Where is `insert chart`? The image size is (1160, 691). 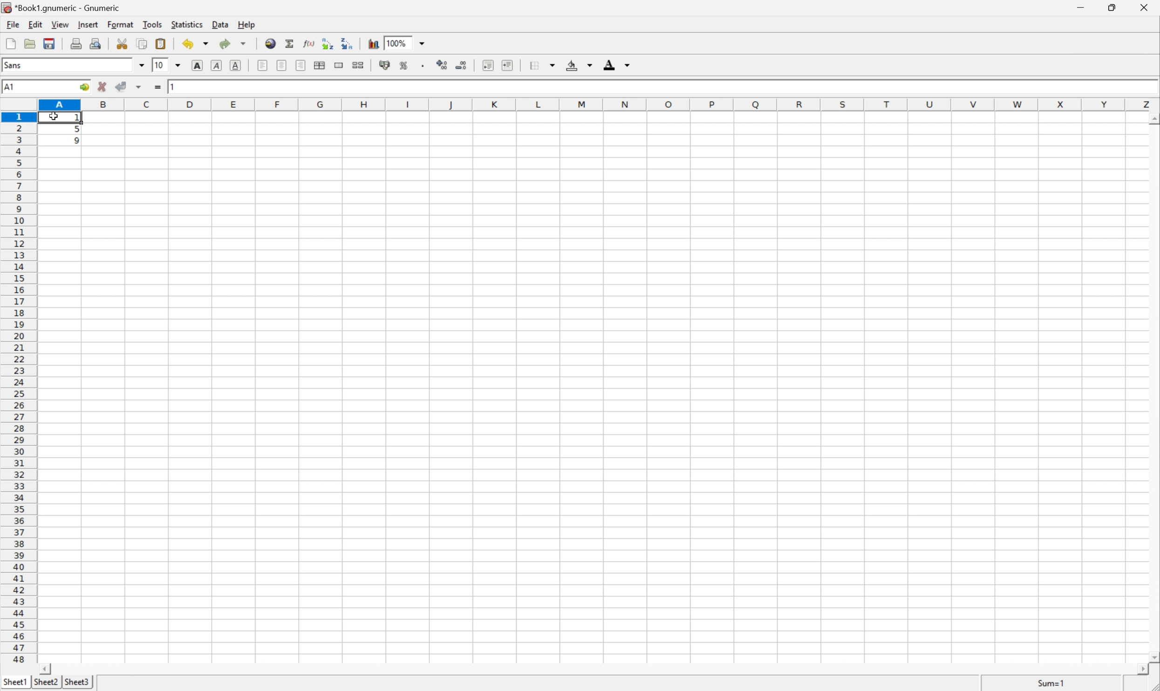 insert chart is located at coordinates (373, 42).